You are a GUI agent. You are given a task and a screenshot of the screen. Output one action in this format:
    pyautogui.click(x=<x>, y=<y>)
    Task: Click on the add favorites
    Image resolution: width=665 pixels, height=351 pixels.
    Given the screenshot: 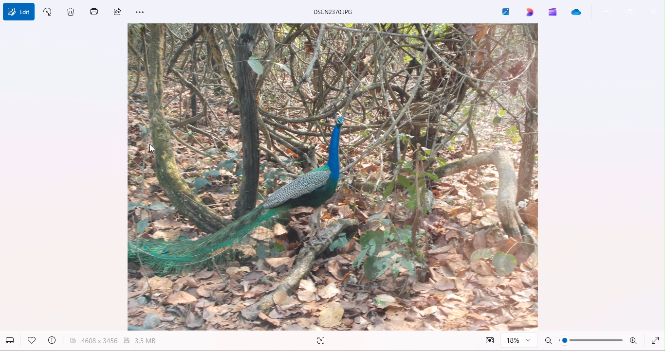 What is the action you would take?
    pyautogui.click(x=32, y=340)
    